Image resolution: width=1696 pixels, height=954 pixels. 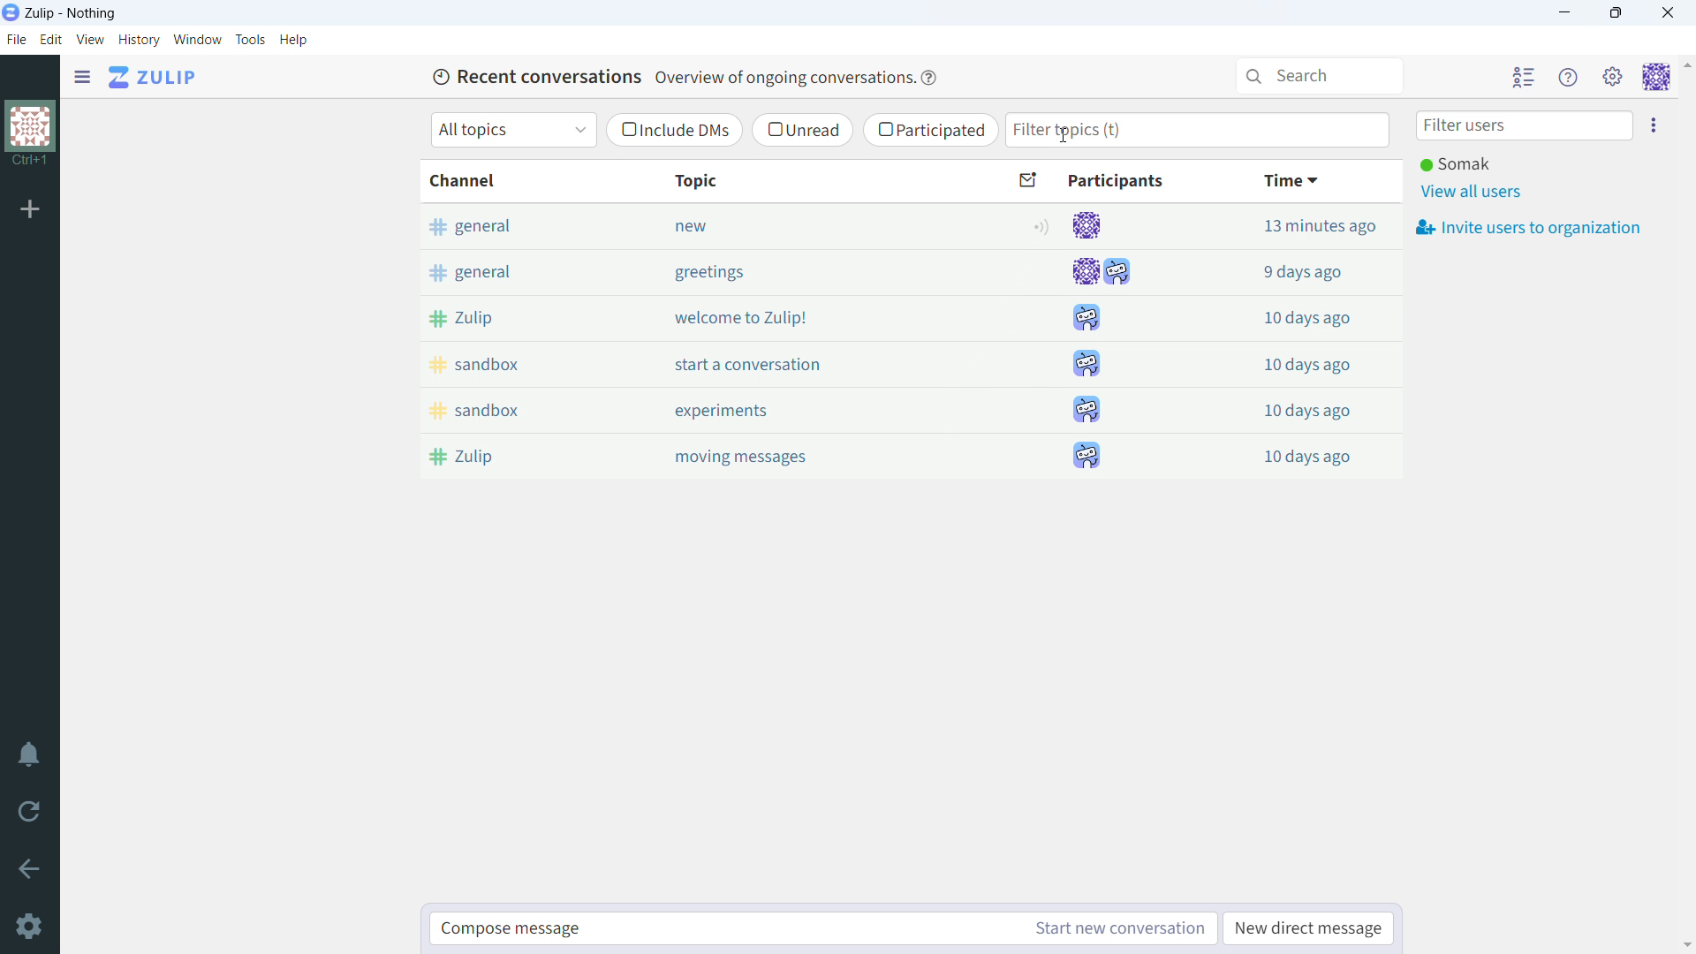 What do you see at coordinates (808, 272) in the screenshot?
I see `greetings` at bounding box center [808, 272].